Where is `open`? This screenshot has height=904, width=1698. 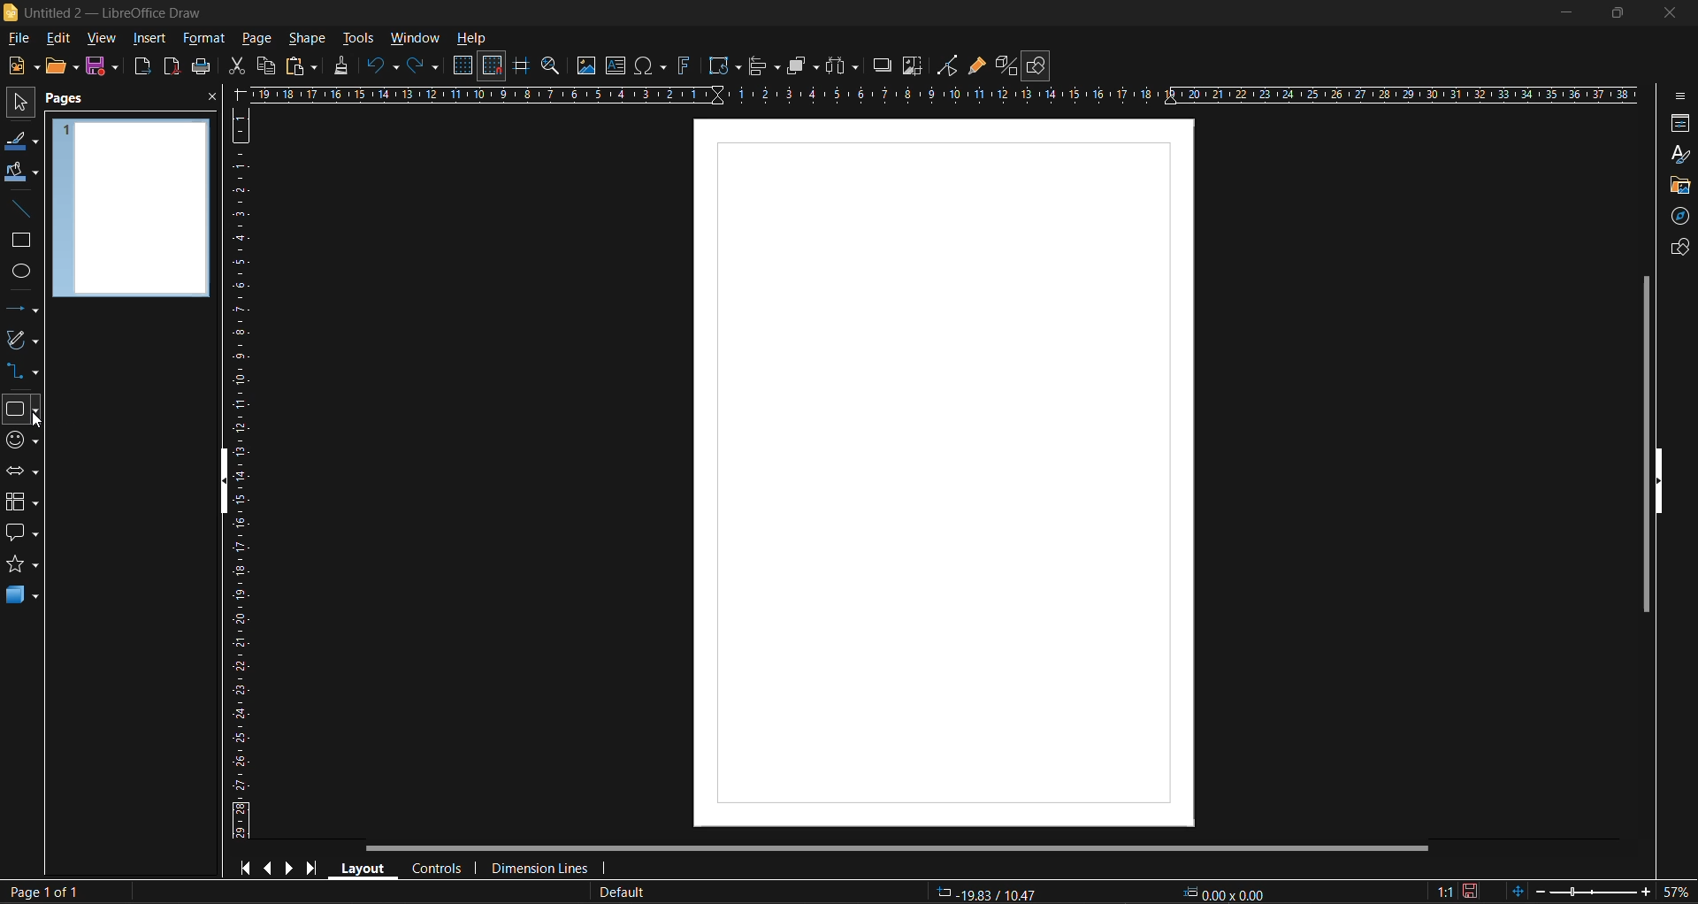 open is located at coordinates (62, 67).